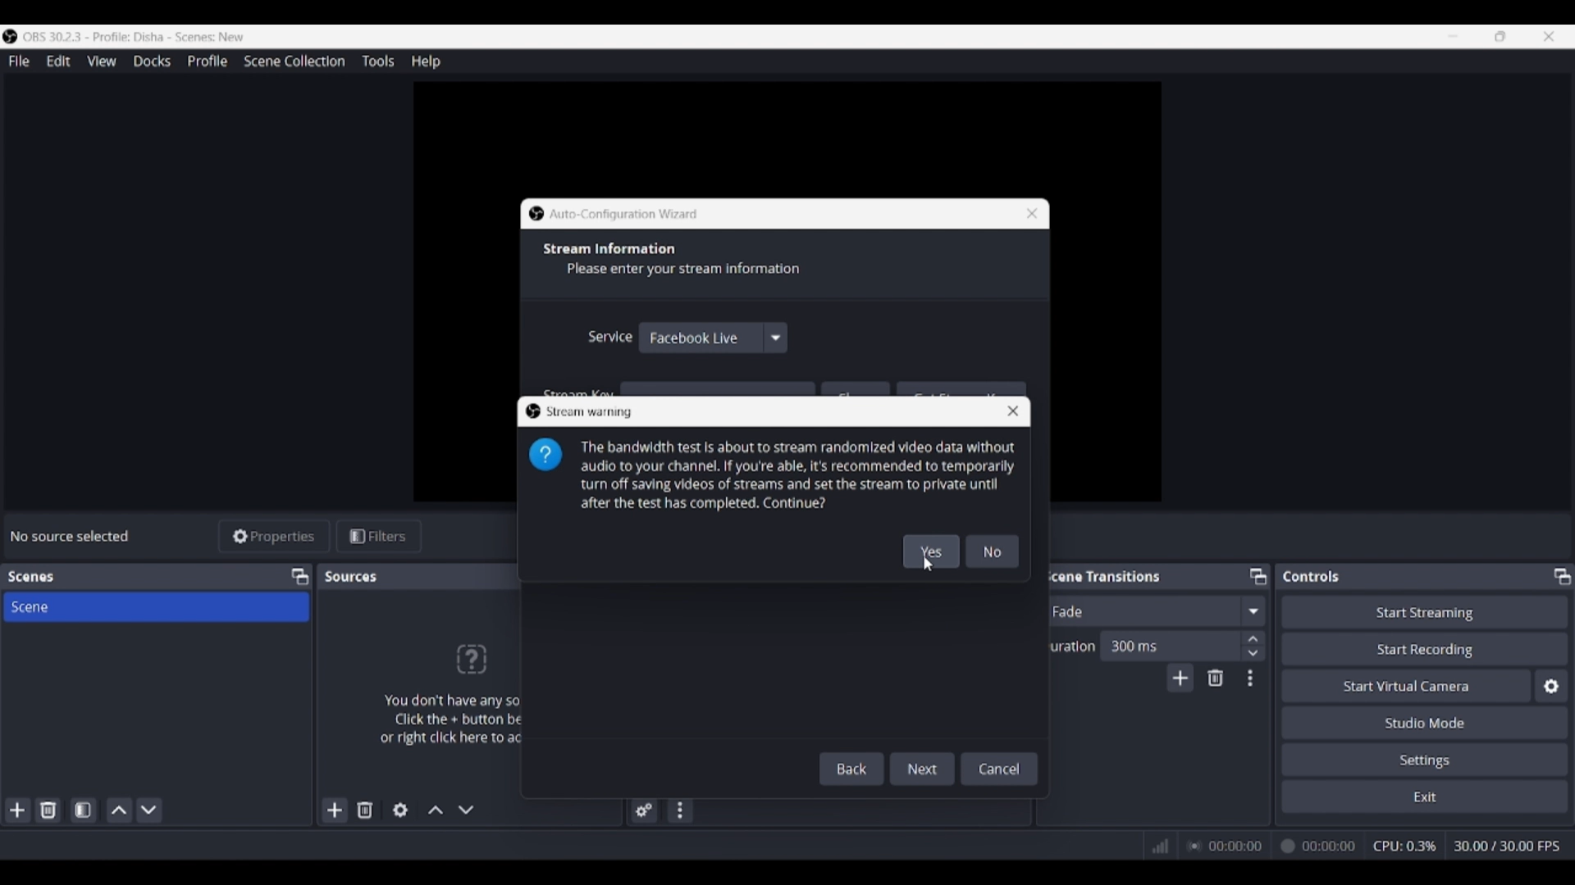  What do you see at coordinates (48, 810) in the screenshot?
I see `Delete selected scene` at bounding box center [48, 810].